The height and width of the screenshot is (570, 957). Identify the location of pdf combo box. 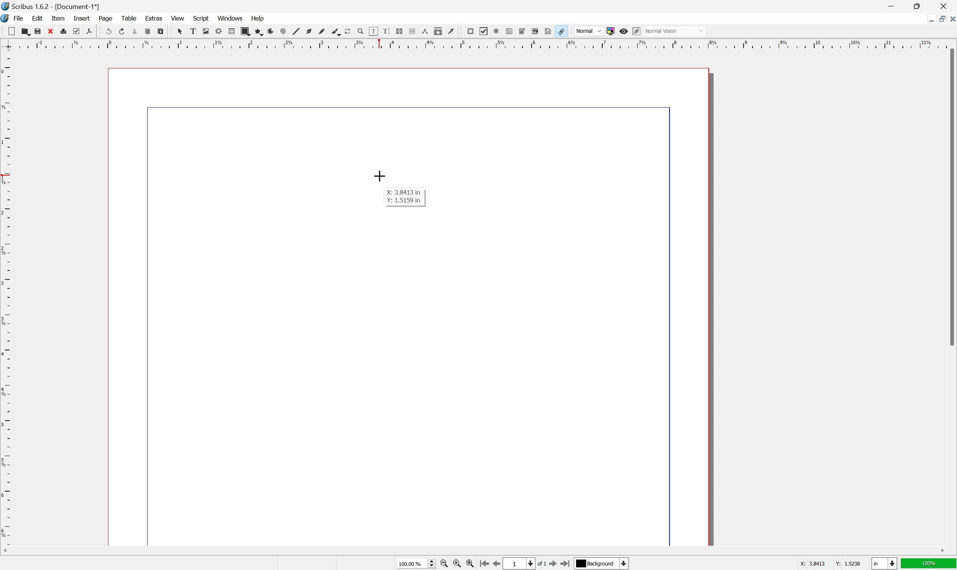
(522, 31).